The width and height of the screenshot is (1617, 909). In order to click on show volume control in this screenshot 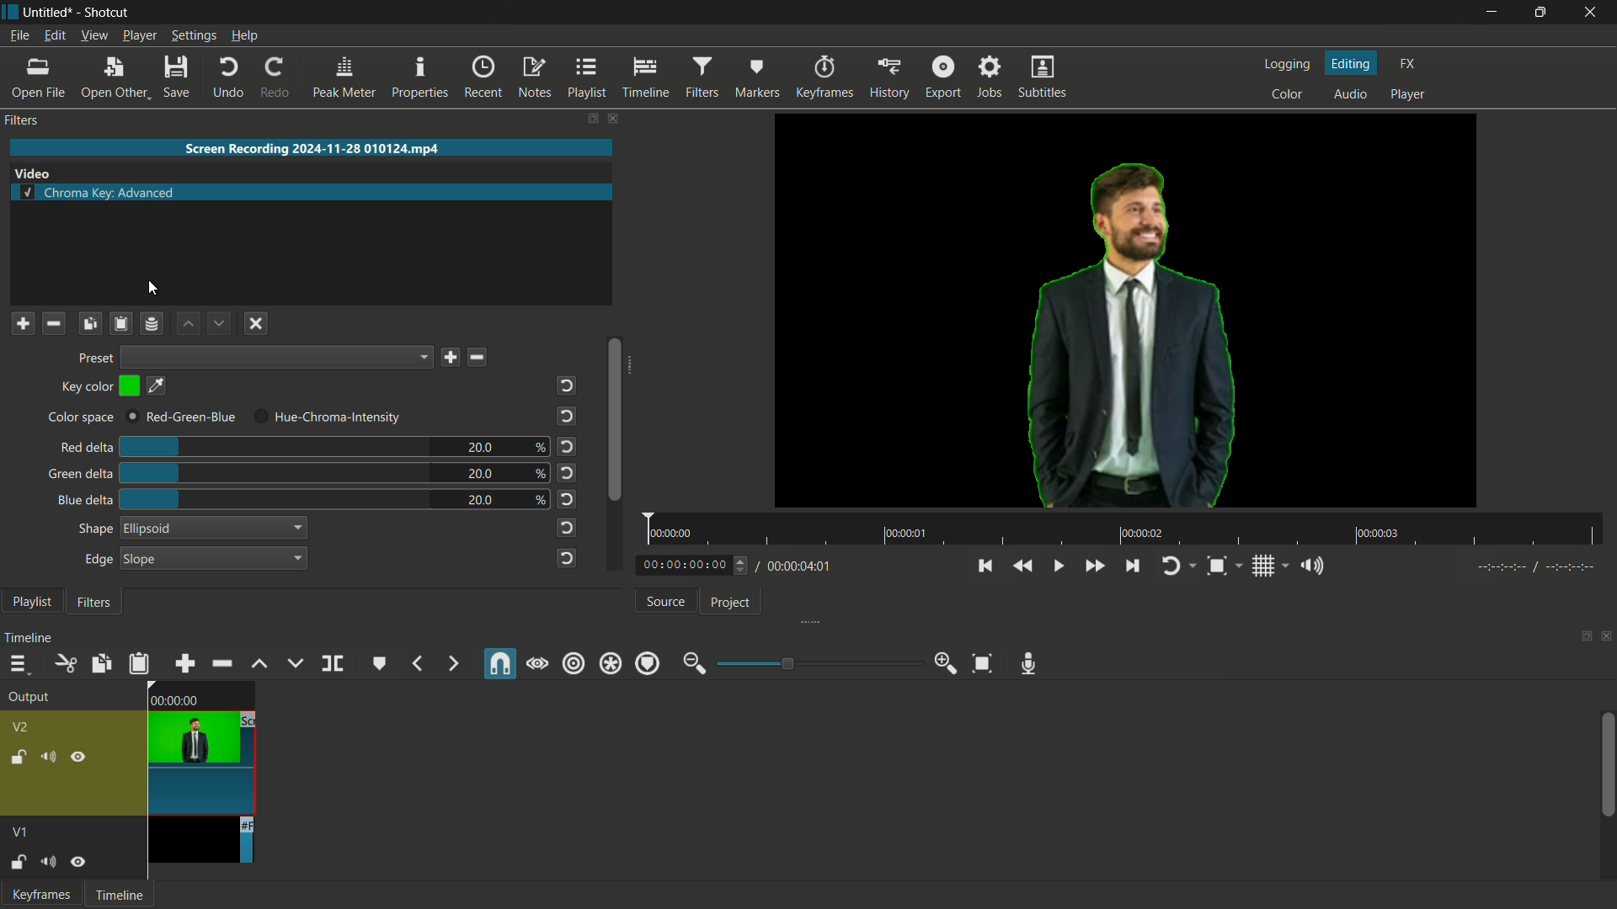, I will do `click(1307, 566)`.